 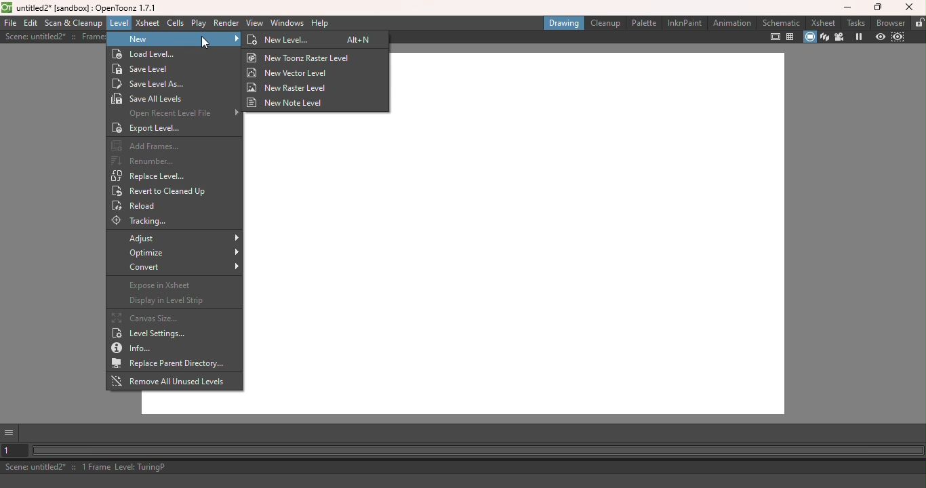 What do you see at coordinates (255, 24) in the screenshot?
I see `View` at bounding box center [255, 24].